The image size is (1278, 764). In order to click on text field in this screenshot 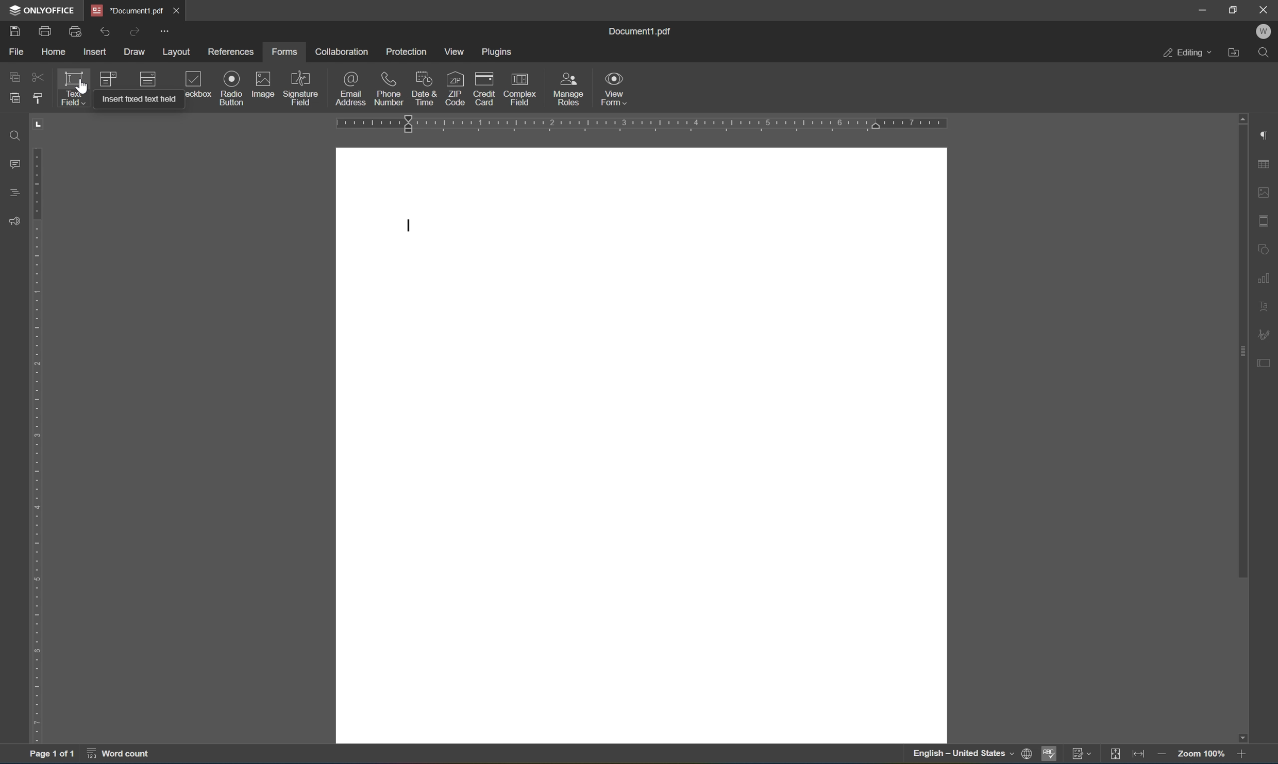, I will do `click(72, 88)`.